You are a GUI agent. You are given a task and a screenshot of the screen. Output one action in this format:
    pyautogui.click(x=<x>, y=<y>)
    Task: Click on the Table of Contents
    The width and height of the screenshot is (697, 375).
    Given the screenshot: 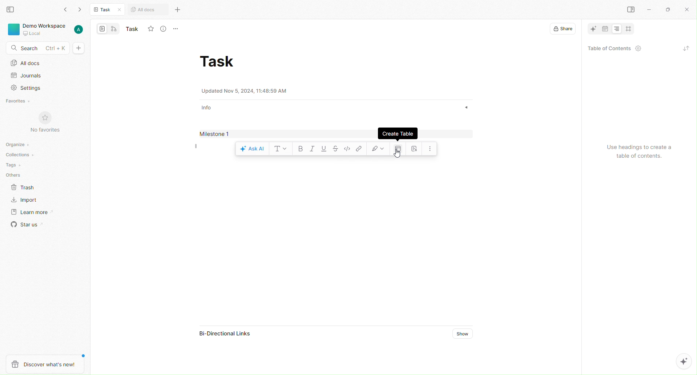 What is the action you would take?
    pyautogui.click(x=613, y=49)
    